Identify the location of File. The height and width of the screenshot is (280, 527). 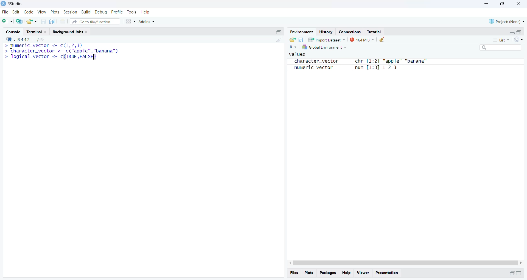
(5, 12).